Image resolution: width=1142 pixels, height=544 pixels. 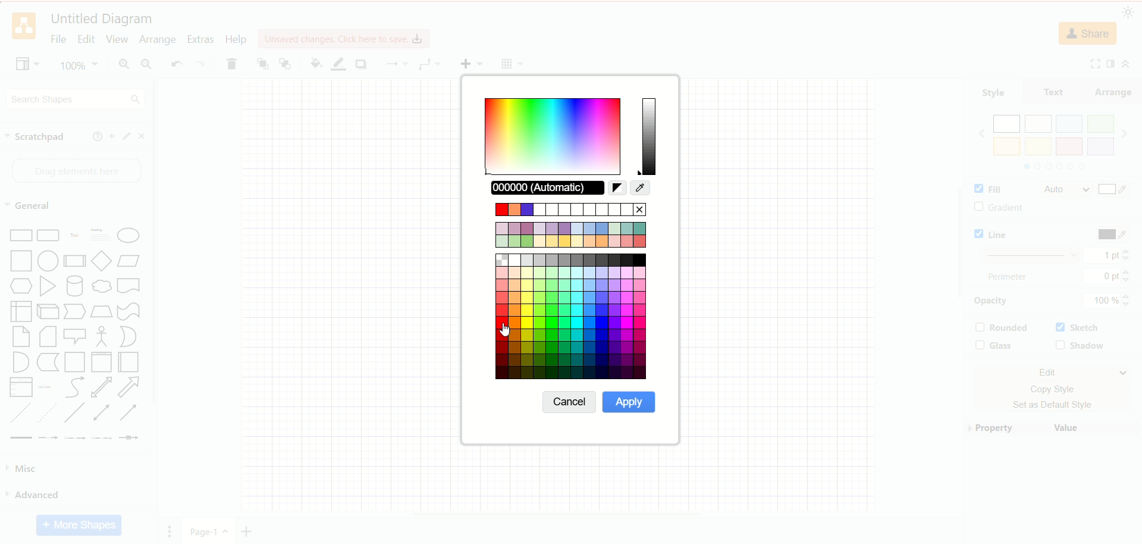 What do you see at coordinates (551, 133) in the screenshot?
I see `gradient color map` at bounding box center [551, 133].